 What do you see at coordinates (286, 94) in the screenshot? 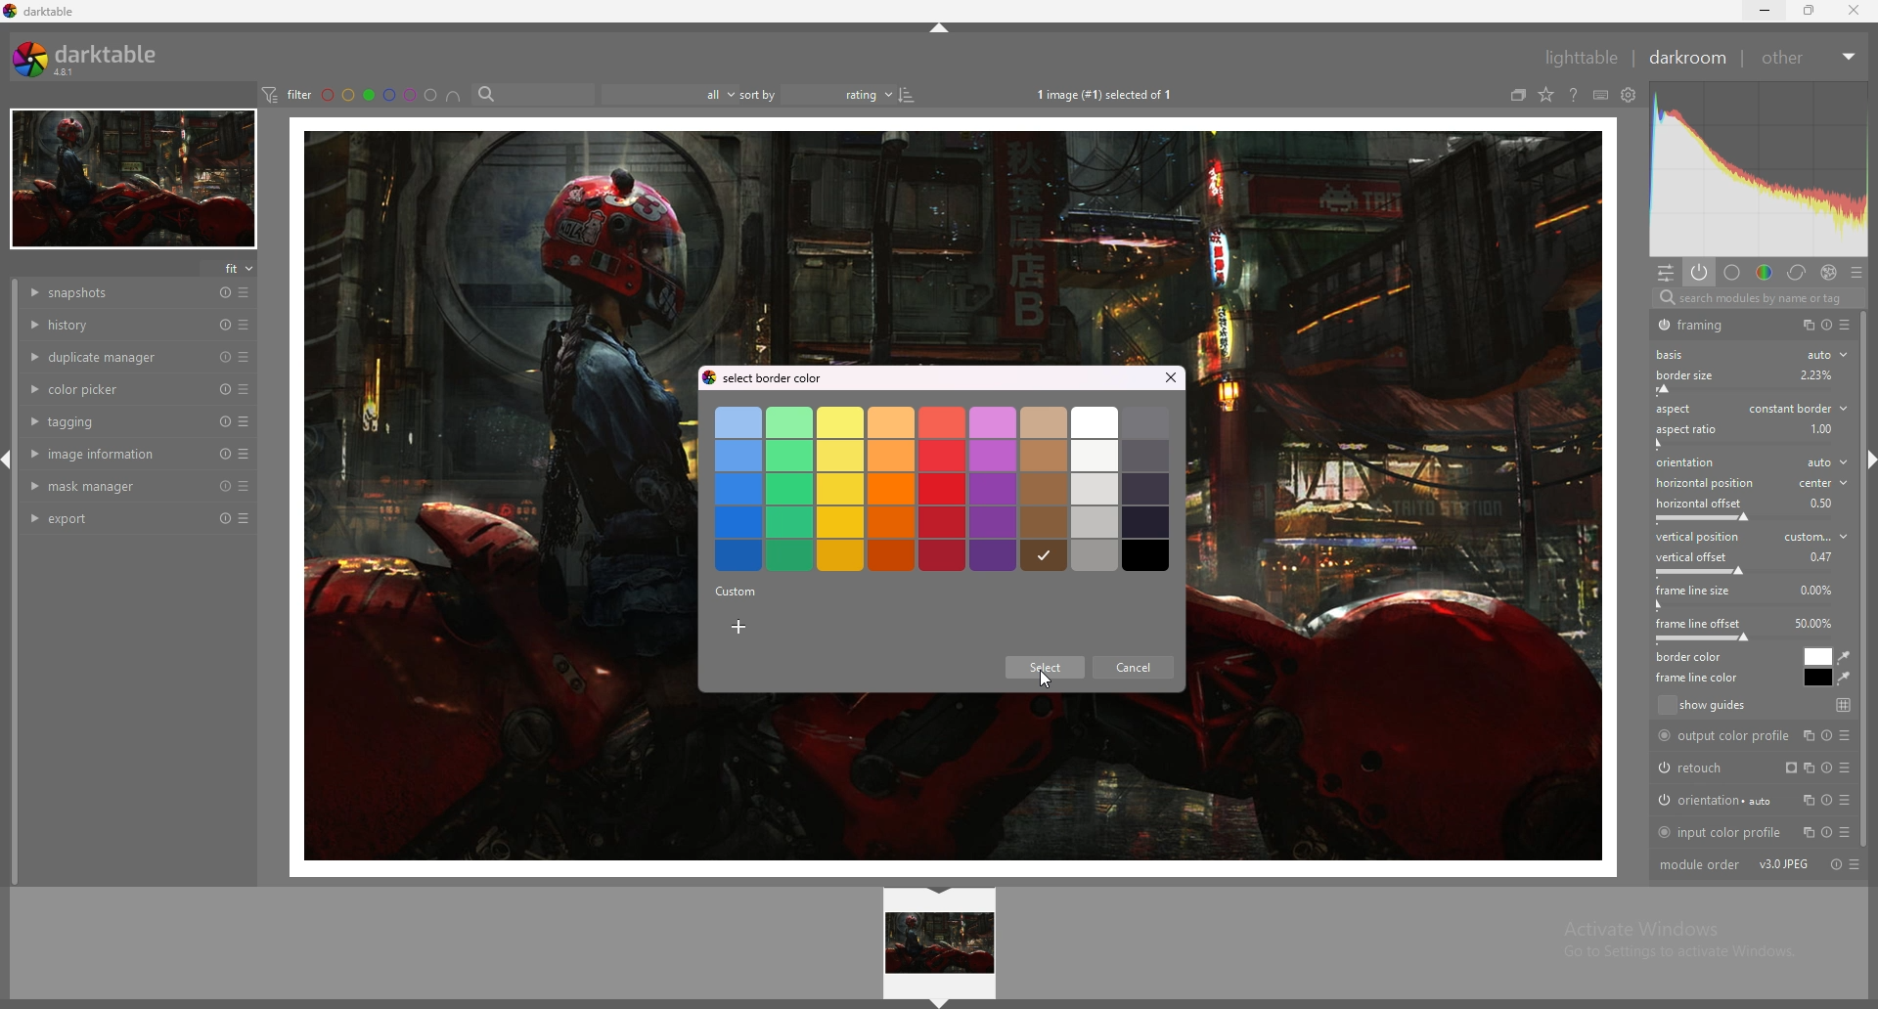
I see `filter` at bounding box center [286, 94].